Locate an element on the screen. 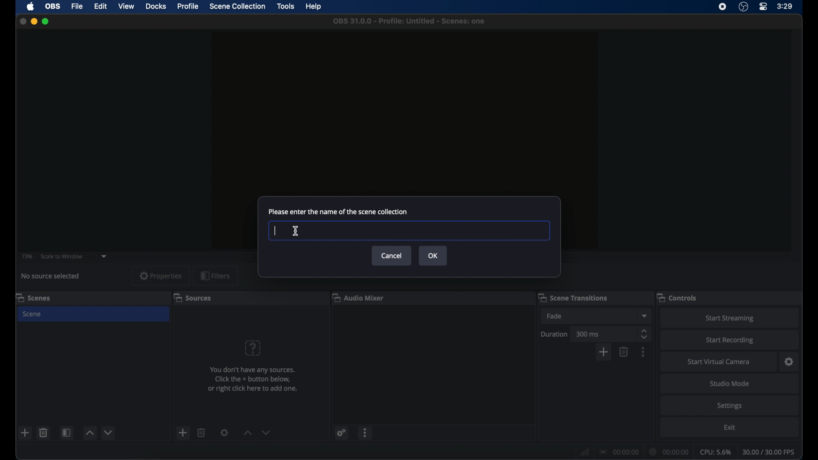  duration is located at coordinates (669, 452).